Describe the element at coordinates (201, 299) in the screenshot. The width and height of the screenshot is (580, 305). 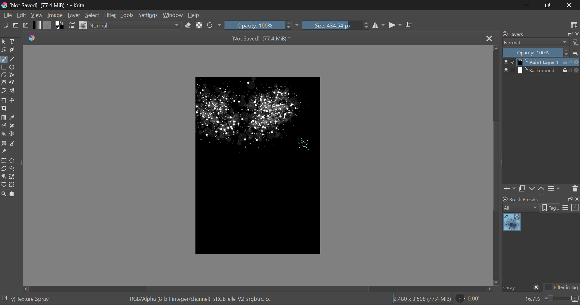
I see `RGB/Alpha (8-bit integer/channel) sRGB-elle-V2-srgbtrcicc` at that location.